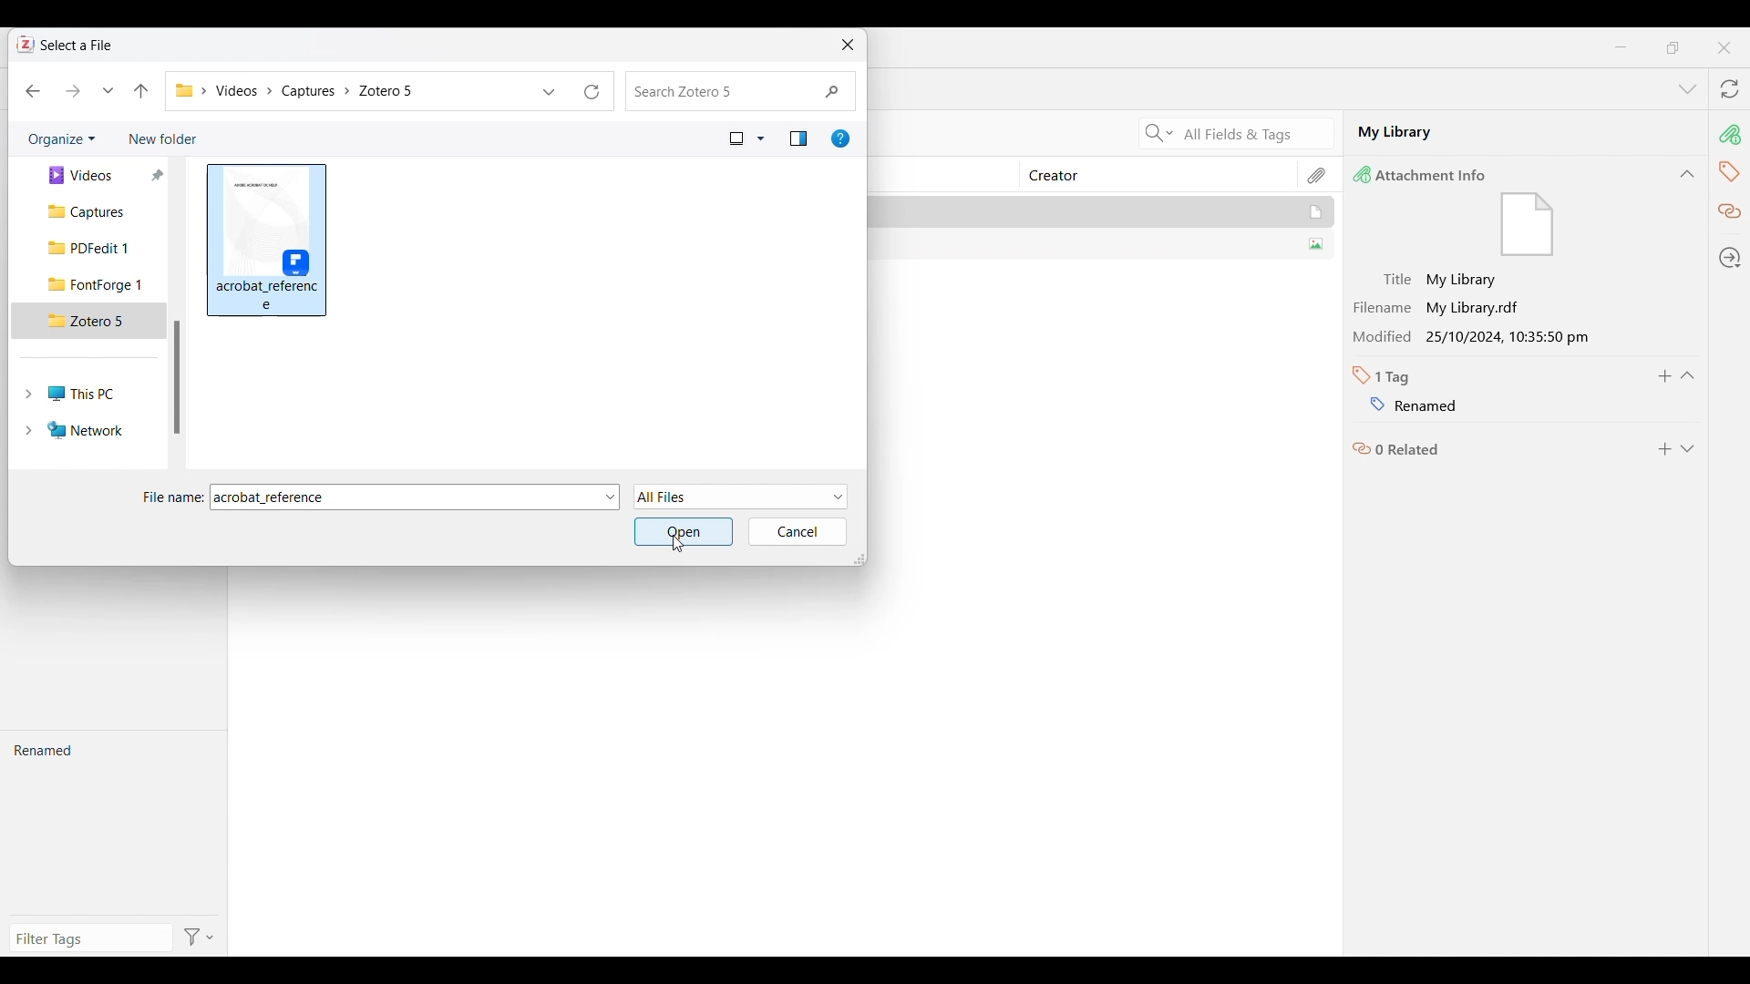 The height and width of the screenshot is (984, 1750). What do you see at coordinates (141, 92) in the screenshot?
I see `Move to the previous folder in the folder pathway` at bounding box center [141, 92].